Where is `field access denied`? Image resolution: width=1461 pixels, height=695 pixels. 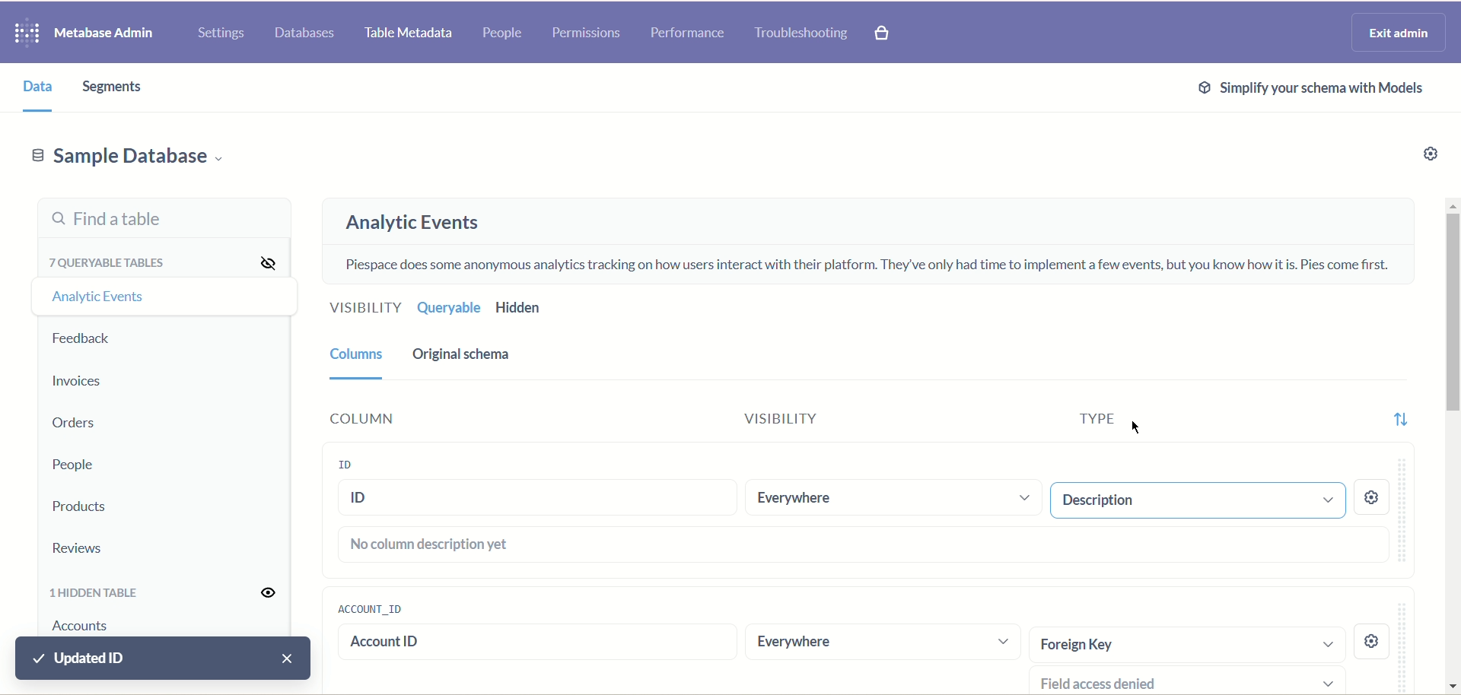
field access denied is located at coordinates (1194, 681).